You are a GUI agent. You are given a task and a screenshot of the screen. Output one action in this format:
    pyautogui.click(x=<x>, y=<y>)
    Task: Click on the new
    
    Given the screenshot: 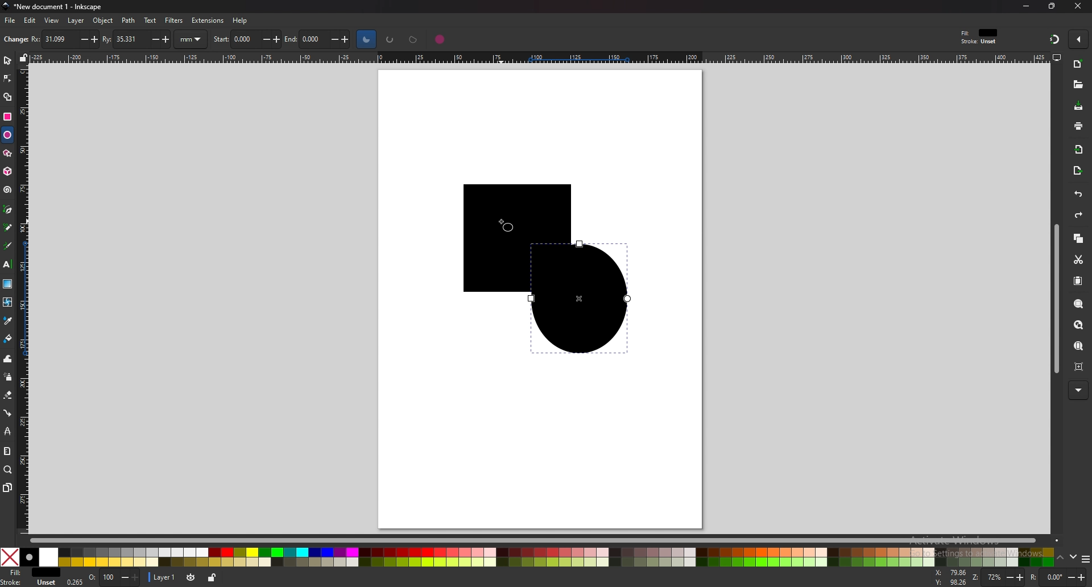 What is the action you would take?
    pyautogui.click(x=1077, y=64)
    